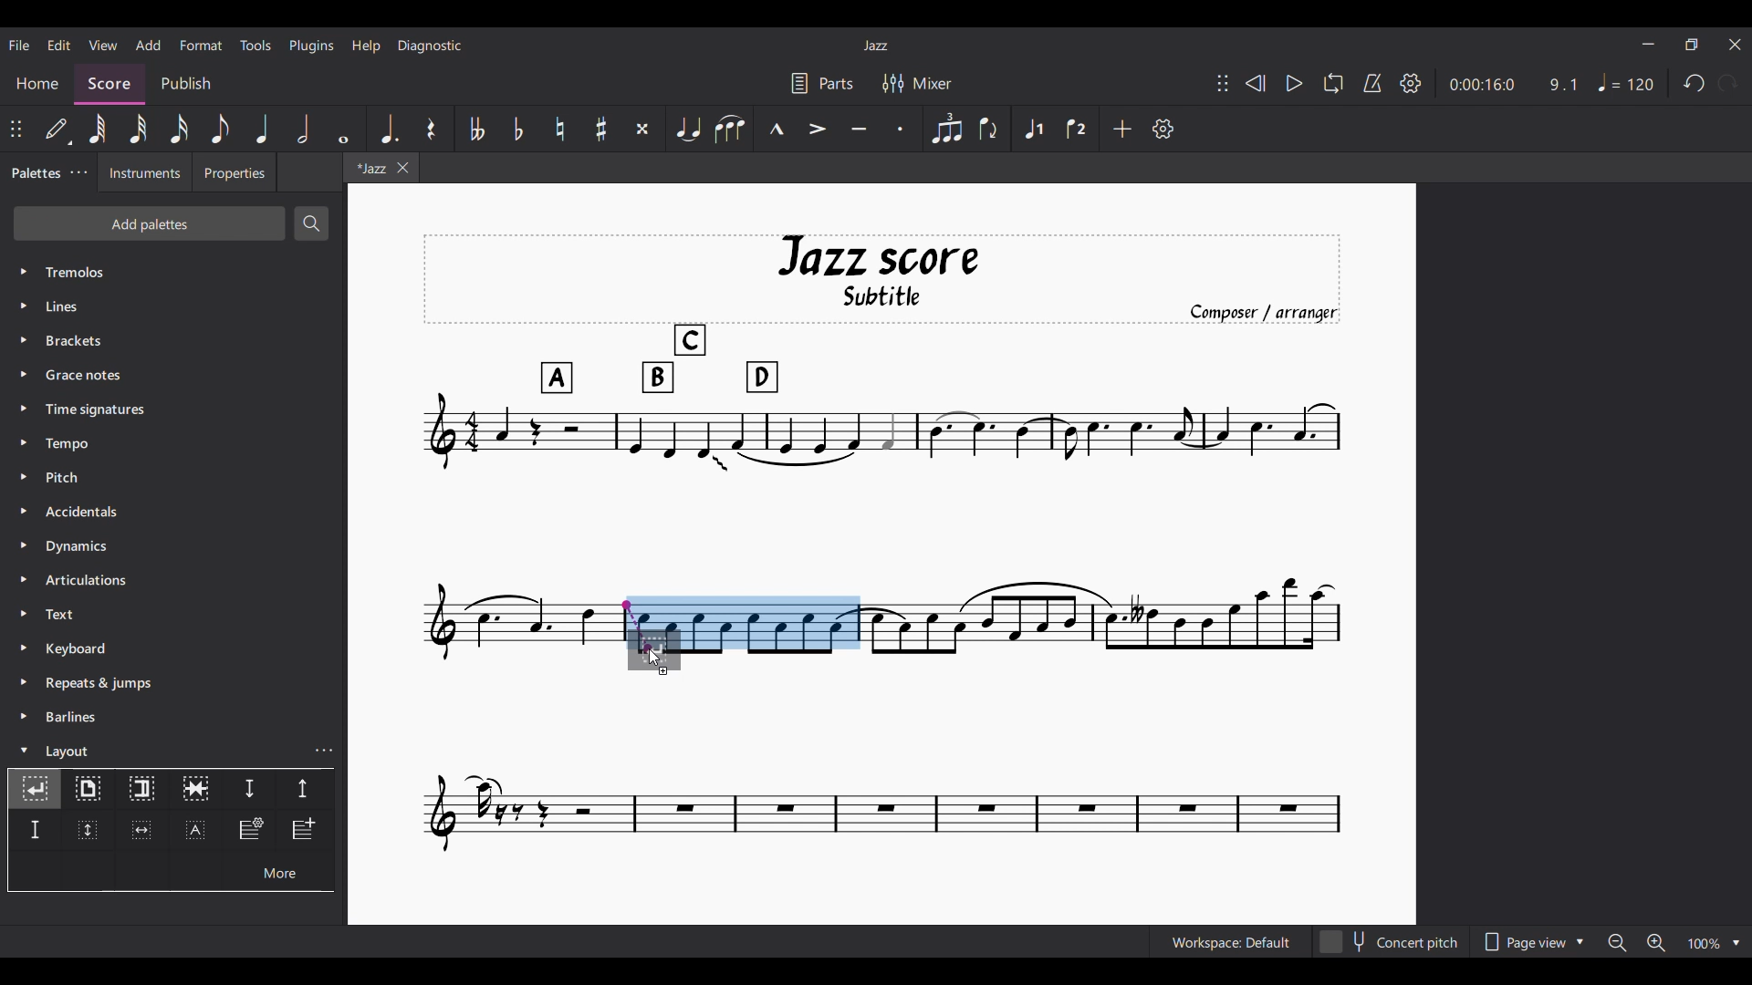 The height and width of the screenshot is (985, 1752). What do you see at coordinates (1692, 45) in the screenshot?
I see `Show in smaller tab` at bounding box center [1692, 45].